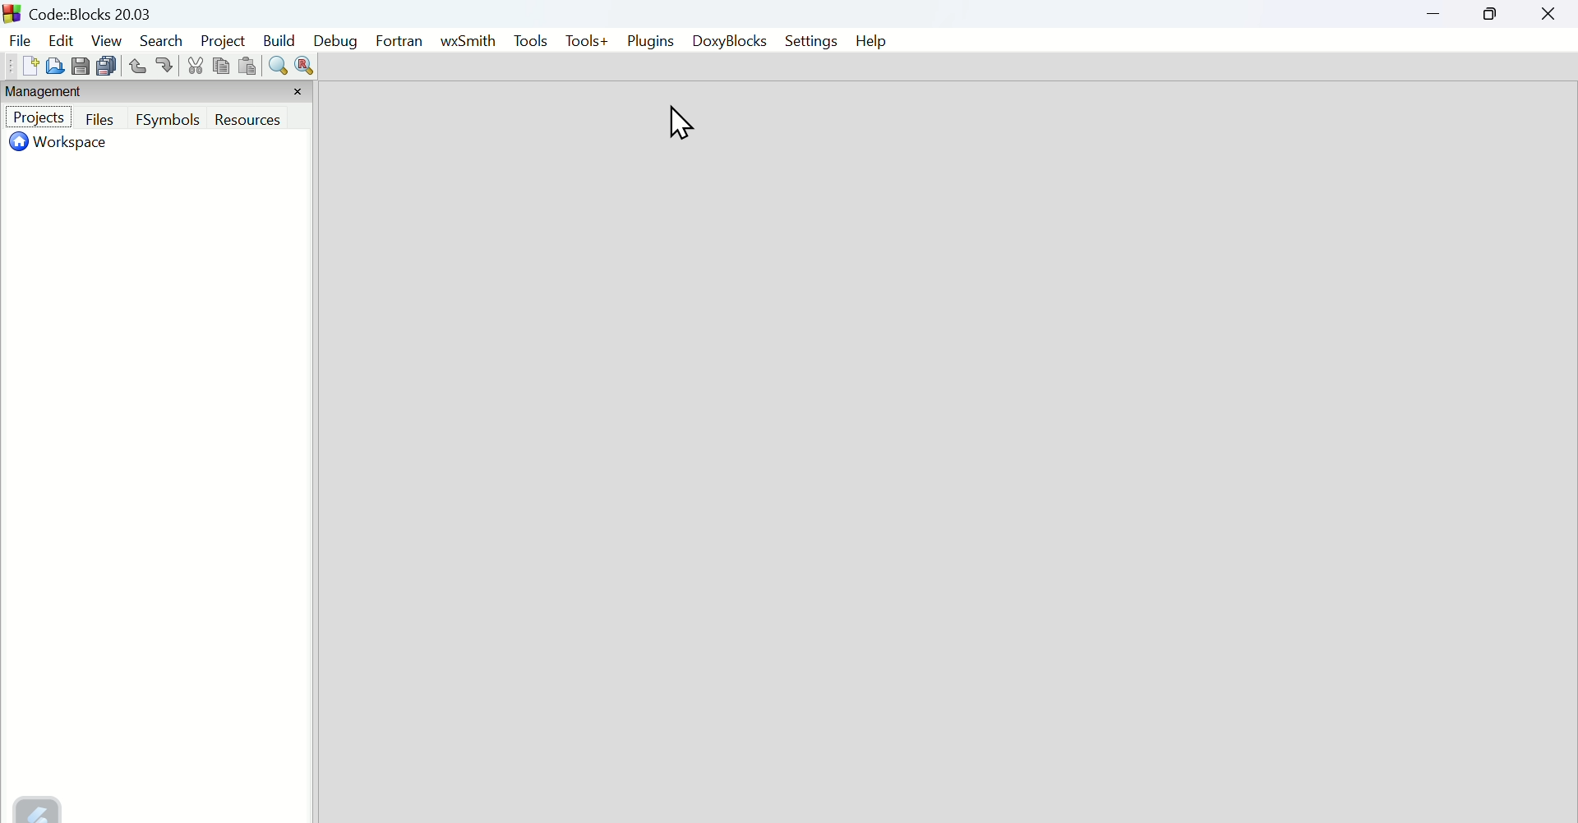 This screenshot has height=823, width=1578. Describe the element at coordinates (166, 64) in the screenshot. I see `Redo` at that location.